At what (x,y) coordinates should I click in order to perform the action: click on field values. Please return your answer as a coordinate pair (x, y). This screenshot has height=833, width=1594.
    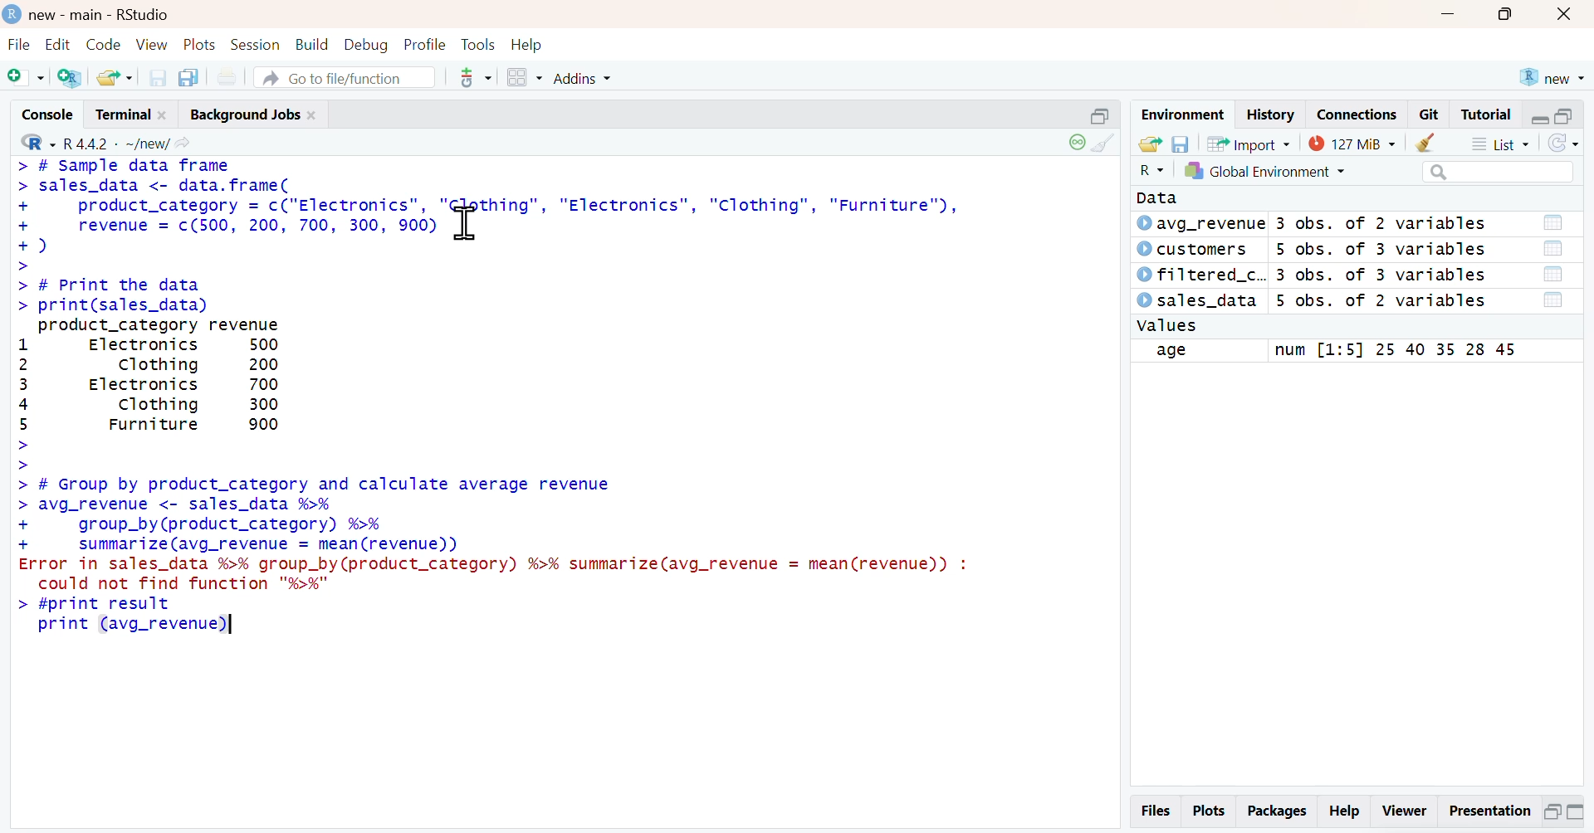
    Looking at the image, I should click on (1391, 351).